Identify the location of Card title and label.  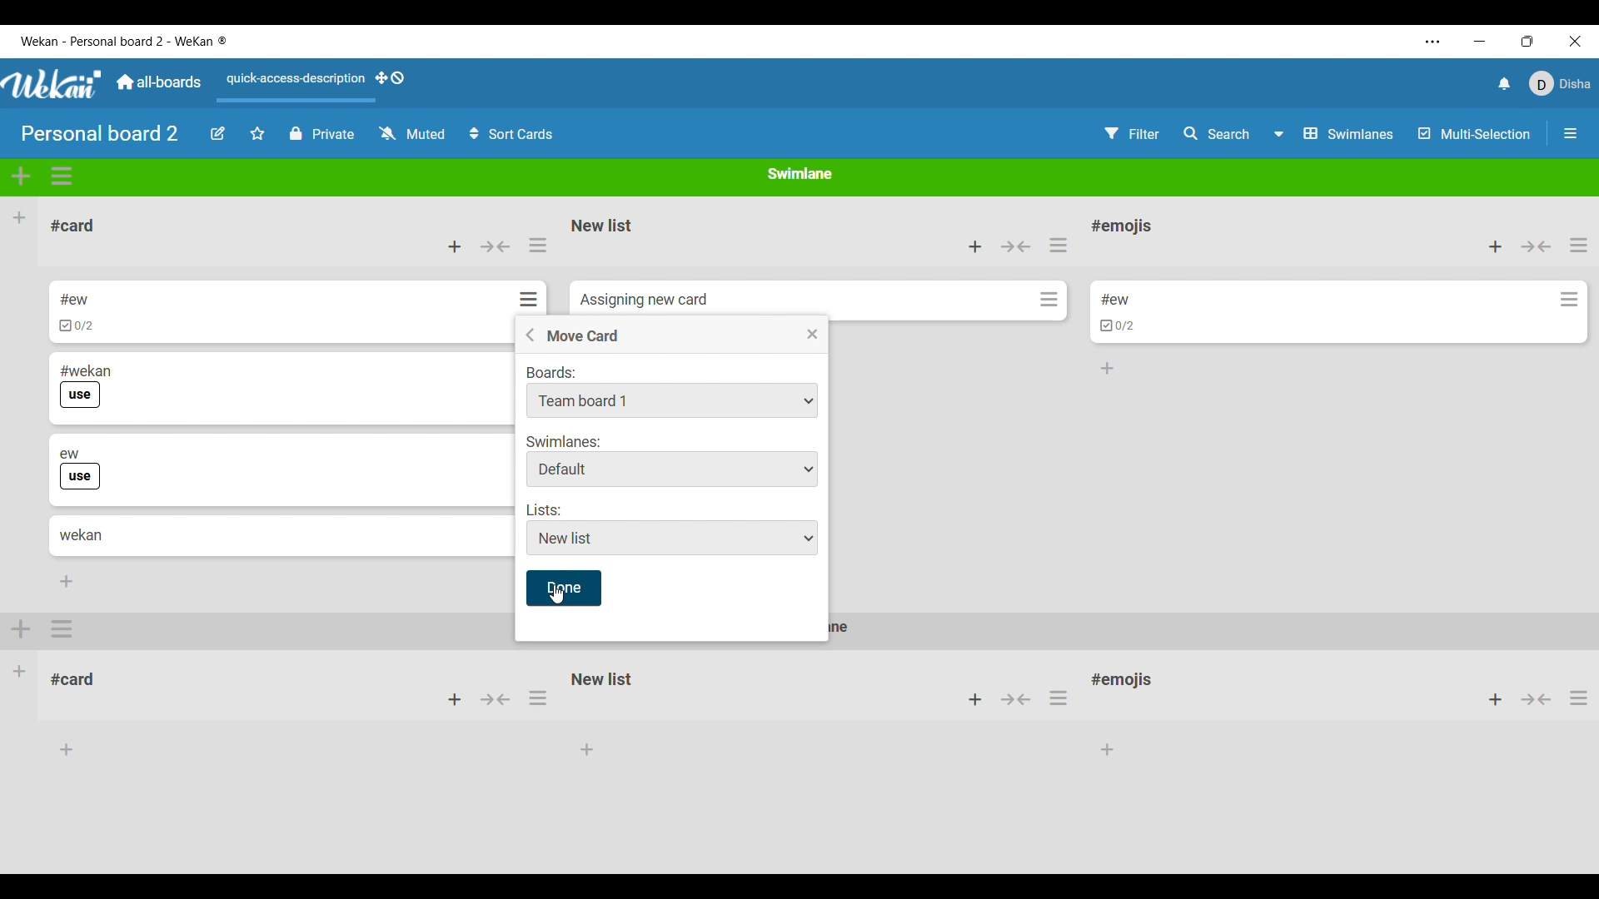
(86, 386).